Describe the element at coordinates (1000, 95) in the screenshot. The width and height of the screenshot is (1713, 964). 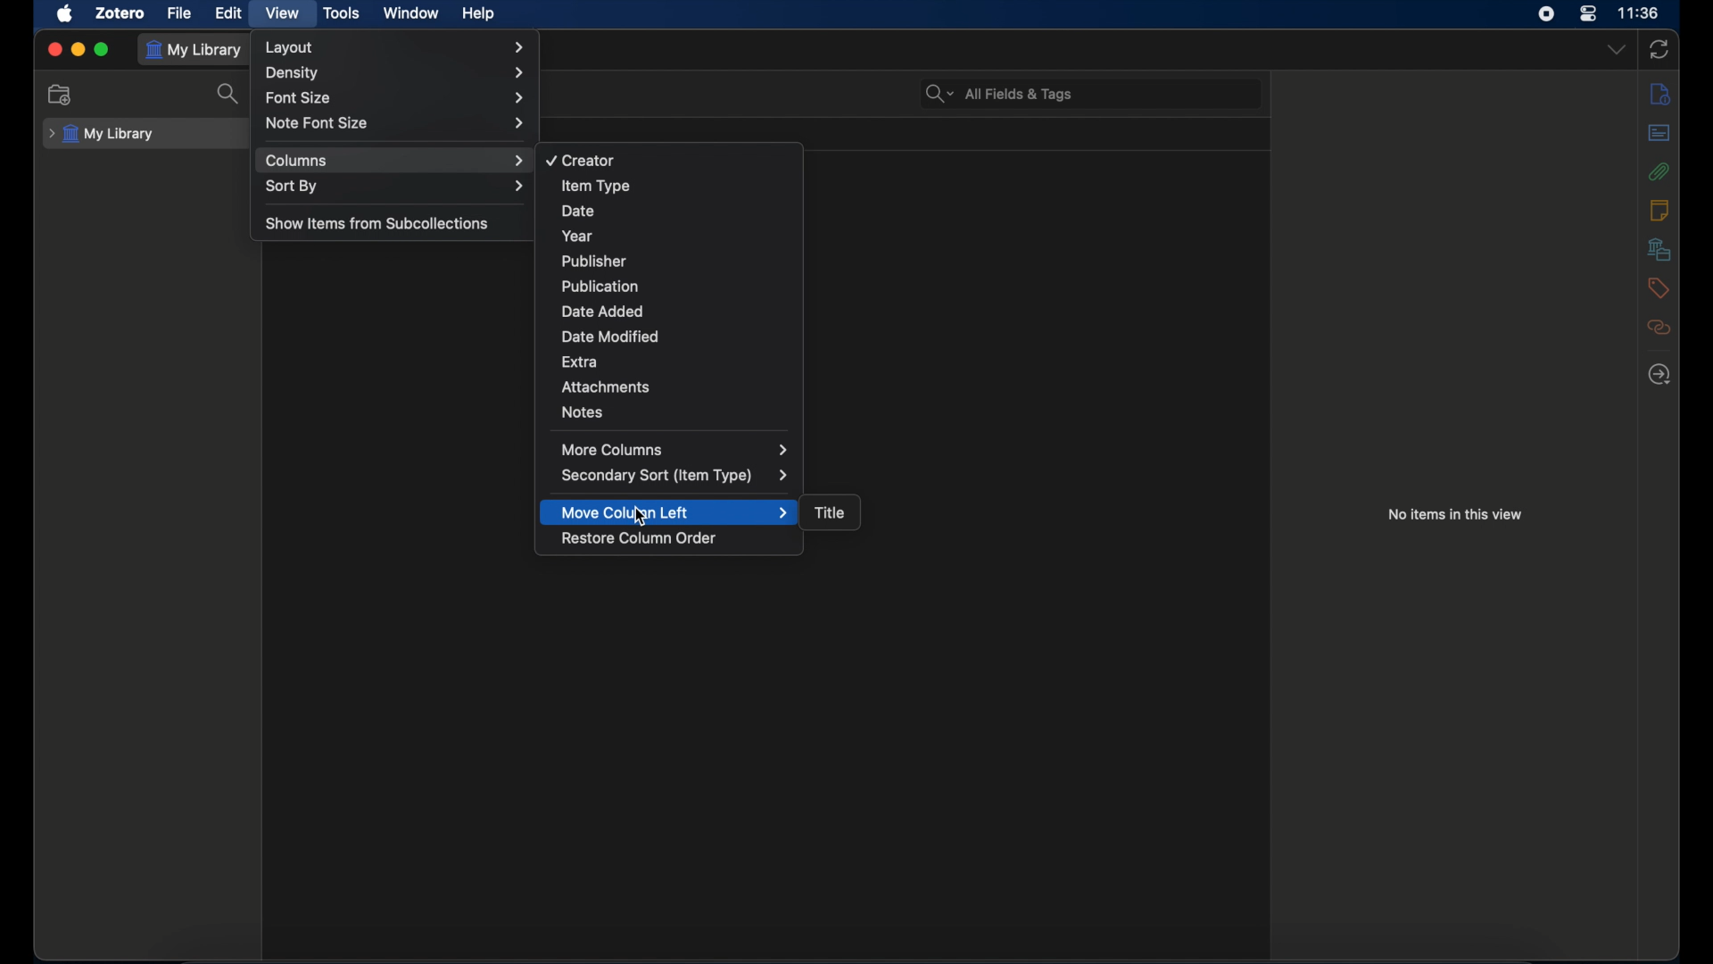
I see `search bar` at that location.